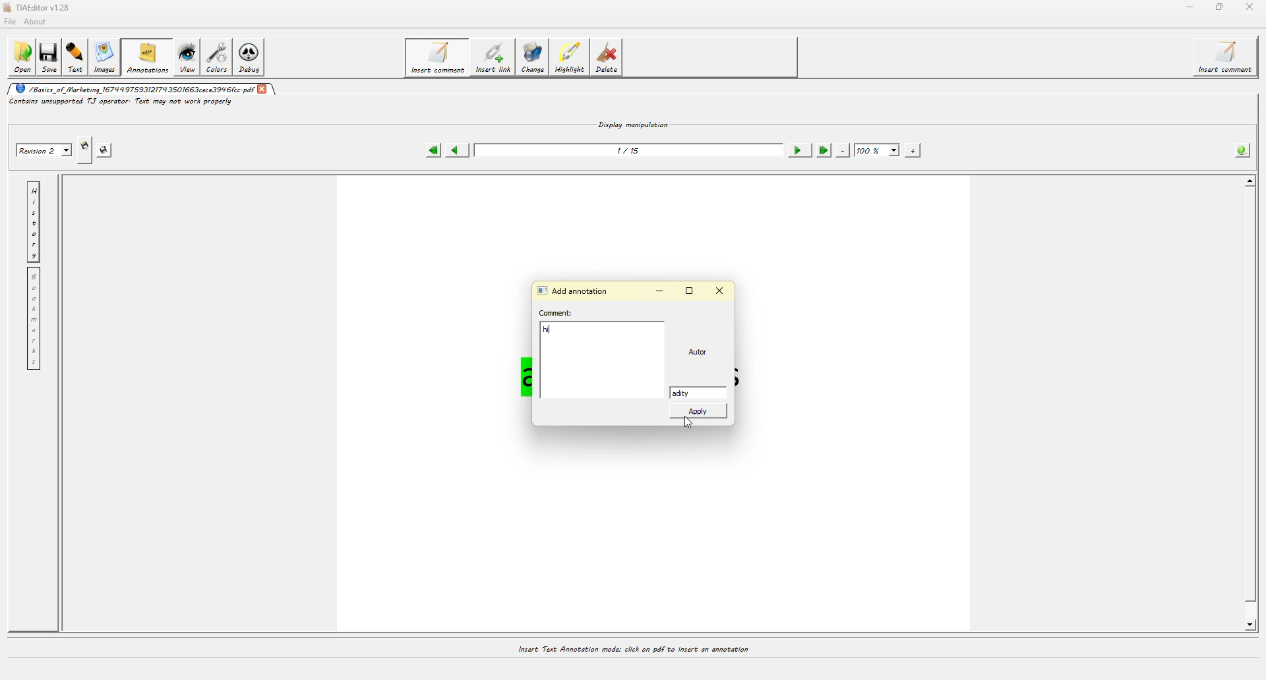  I want to click on maximize, so click(1220, 7).